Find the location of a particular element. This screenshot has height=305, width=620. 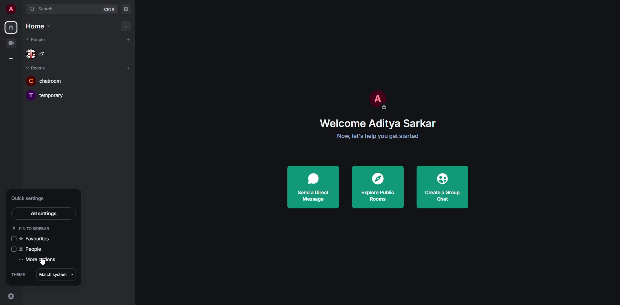

click to enable is located at coordinates (13, 239).